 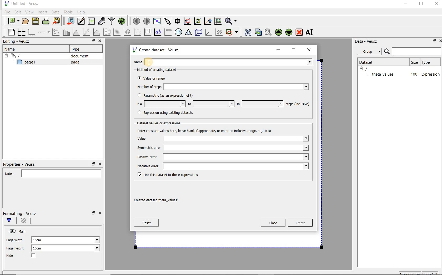 What do you see at coordinates (198, 21) in the screenshot?
I see `click to zoom out of graph axes` at bounding box center [198, 21].